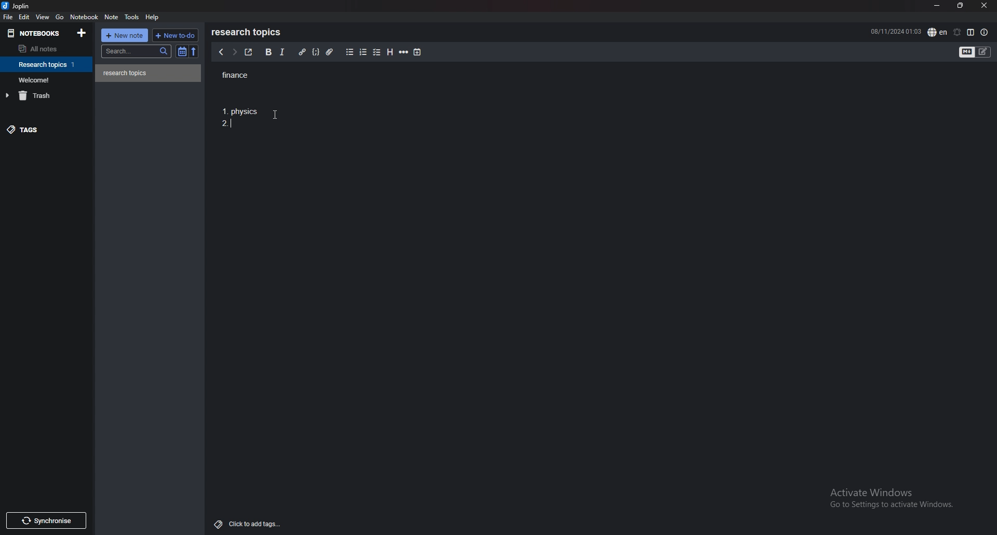  What do you see at coordinates (48, 95) in the screenshot?
I see `trash` at bounding box center [48, 95].